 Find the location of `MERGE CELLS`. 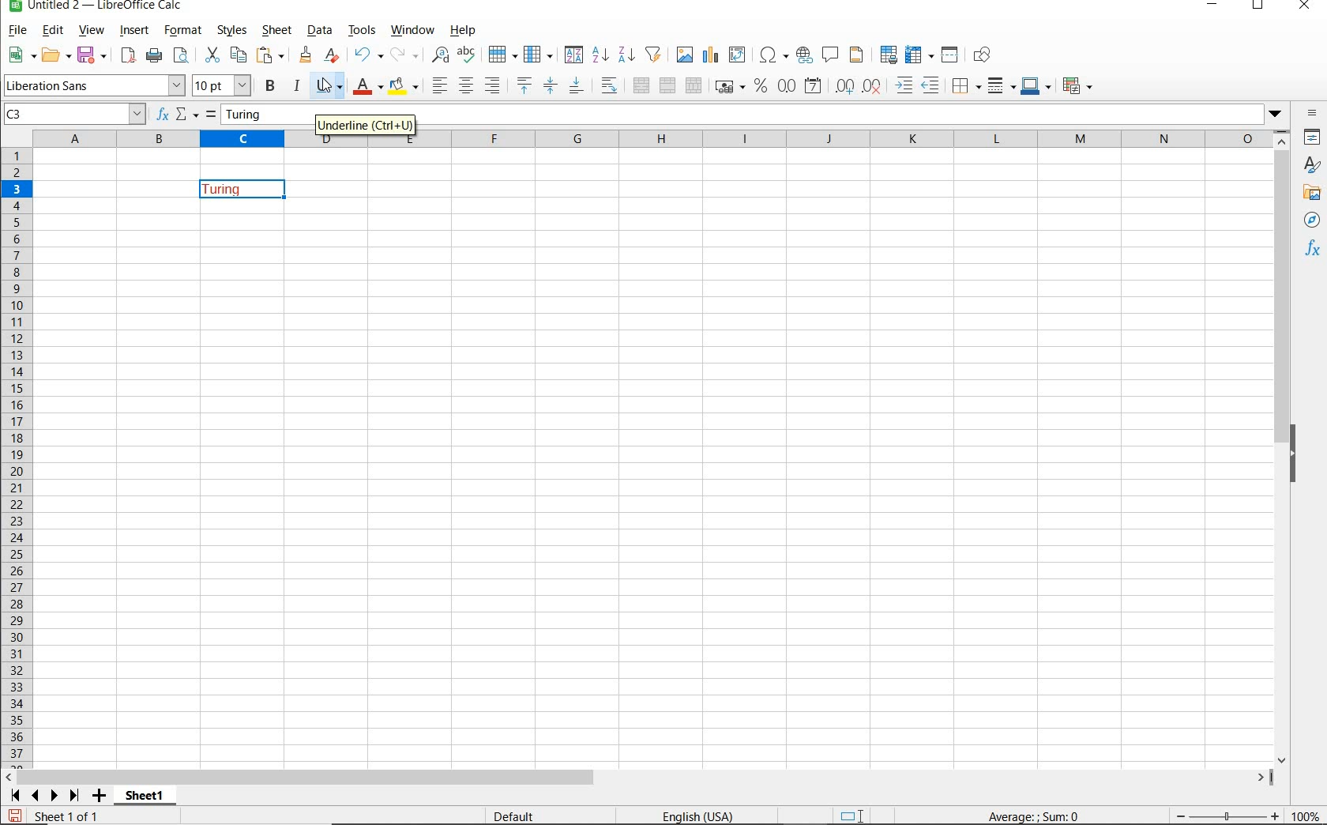

MERGE CELLS is located at coordinates (669, 87).